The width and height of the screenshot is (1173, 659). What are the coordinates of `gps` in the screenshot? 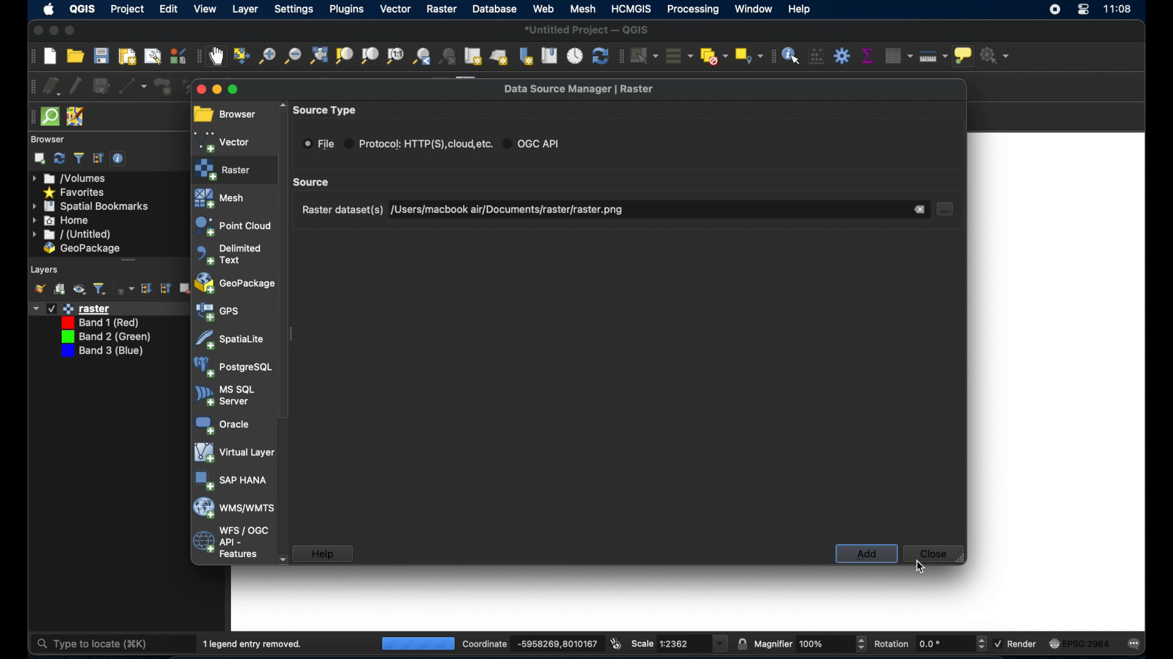 It's located at (218, 313).